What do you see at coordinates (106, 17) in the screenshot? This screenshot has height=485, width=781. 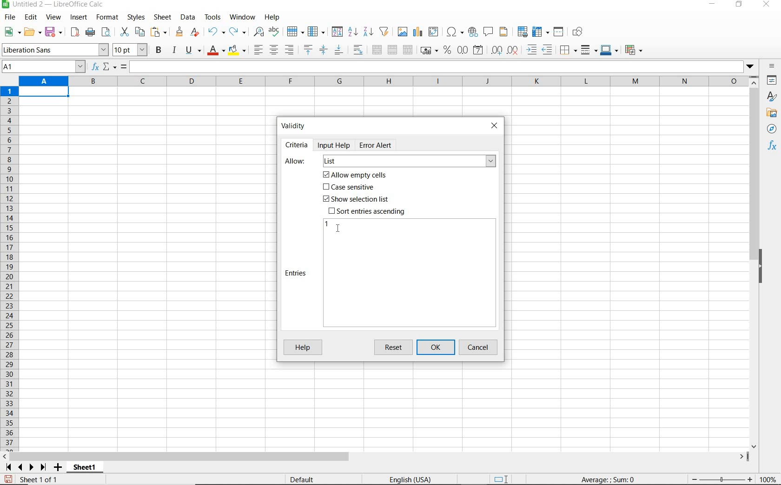 I see `format` at bounding box center [106, 17].